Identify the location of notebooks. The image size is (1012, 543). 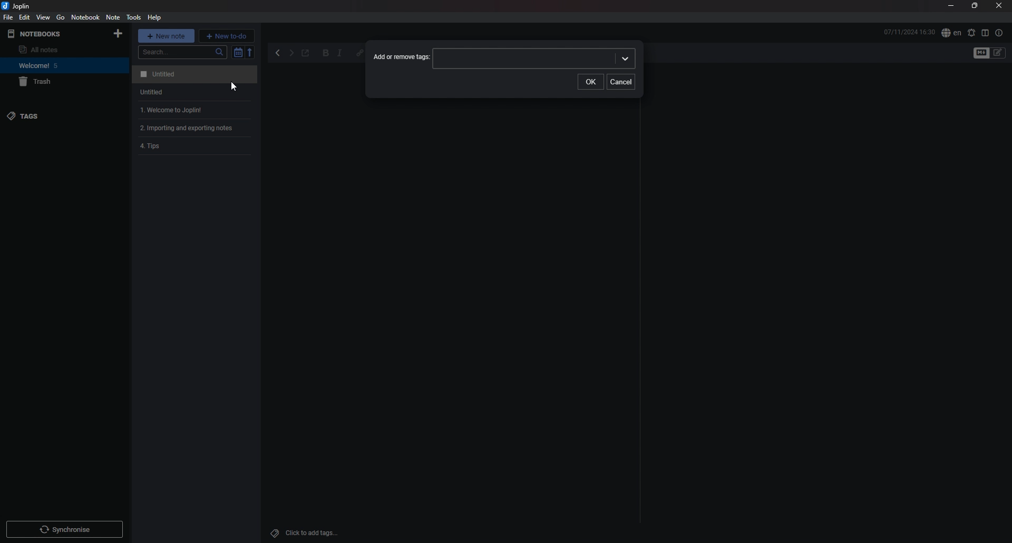
(50, 34).